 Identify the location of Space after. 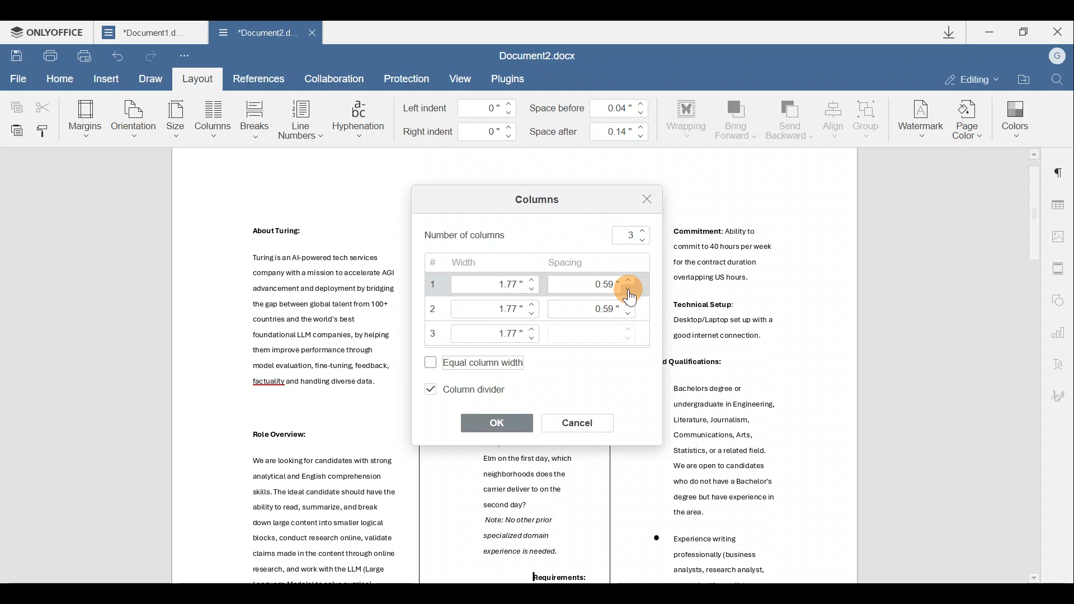
(591, 129).